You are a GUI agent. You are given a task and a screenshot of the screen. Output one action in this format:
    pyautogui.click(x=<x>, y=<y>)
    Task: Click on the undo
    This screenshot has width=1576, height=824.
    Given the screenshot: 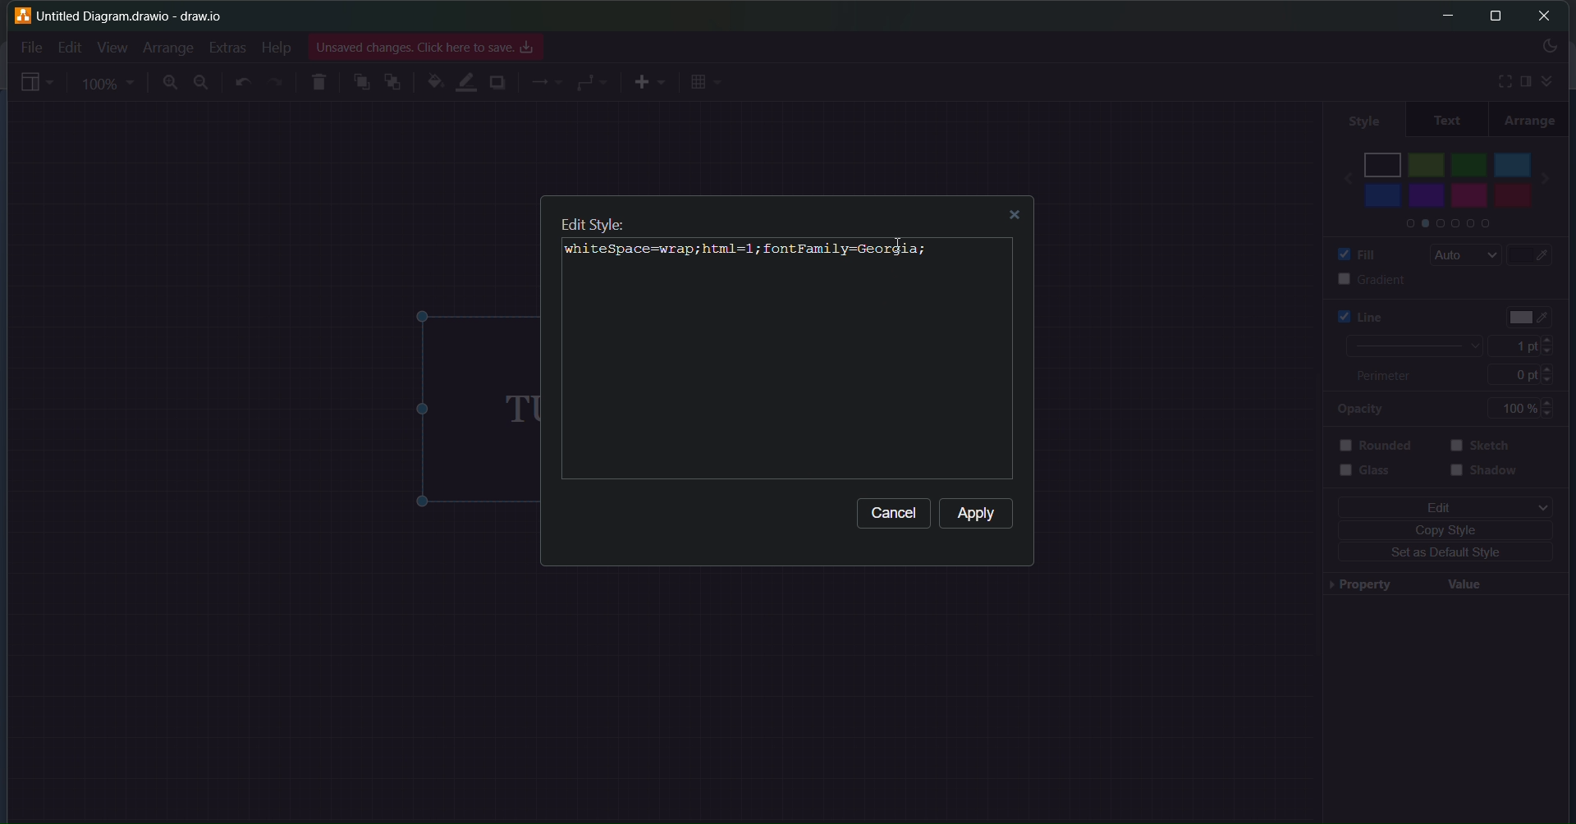 What is the action you would take?
    pyautogui.click(x=245, y=83)
    